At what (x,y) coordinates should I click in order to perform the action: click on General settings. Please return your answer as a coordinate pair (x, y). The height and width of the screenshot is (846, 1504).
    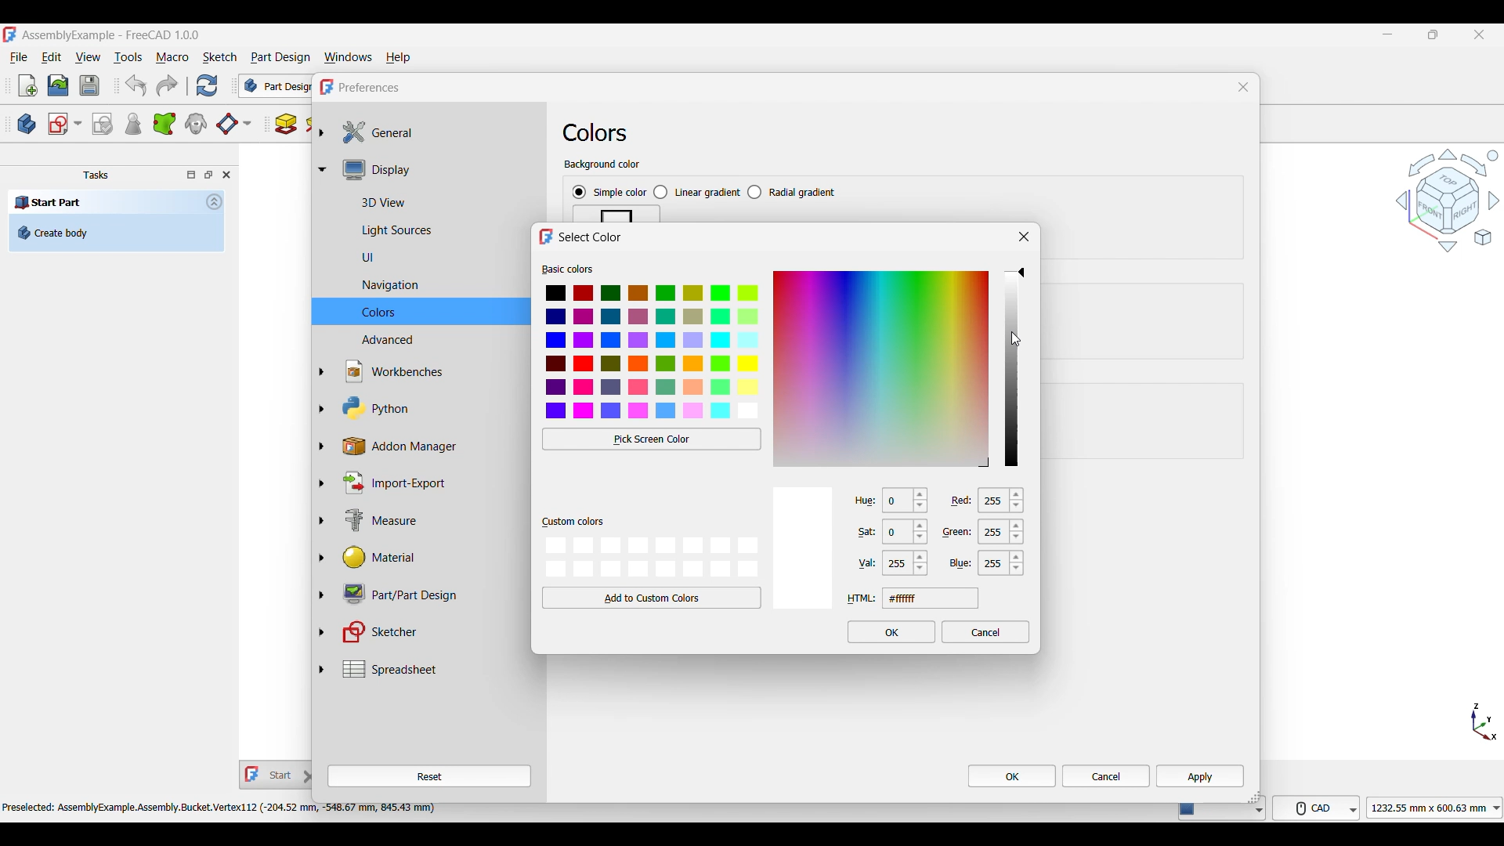
    Looking at the image, I should click on (438, 132).